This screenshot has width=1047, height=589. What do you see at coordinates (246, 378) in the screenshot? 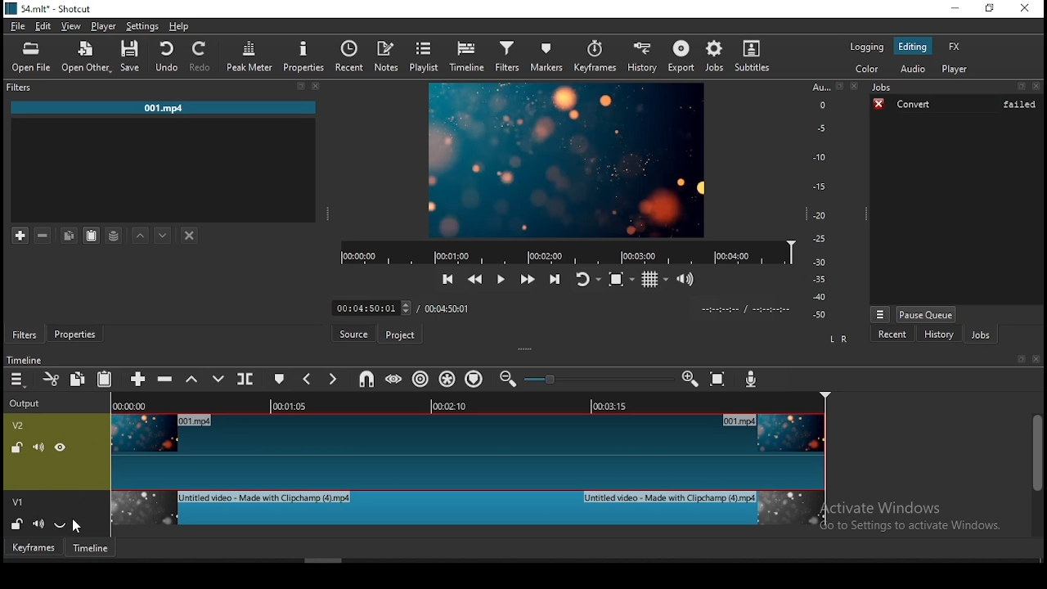
I see `split at playhead` at bounding box center [246, 378].